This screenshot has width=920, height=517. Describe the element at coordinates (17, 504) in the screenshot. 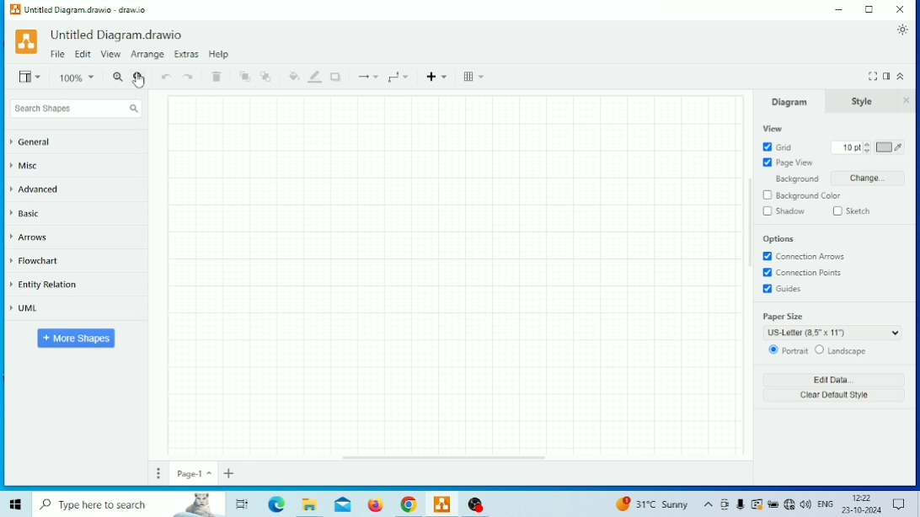

I see `Windows` at that location.